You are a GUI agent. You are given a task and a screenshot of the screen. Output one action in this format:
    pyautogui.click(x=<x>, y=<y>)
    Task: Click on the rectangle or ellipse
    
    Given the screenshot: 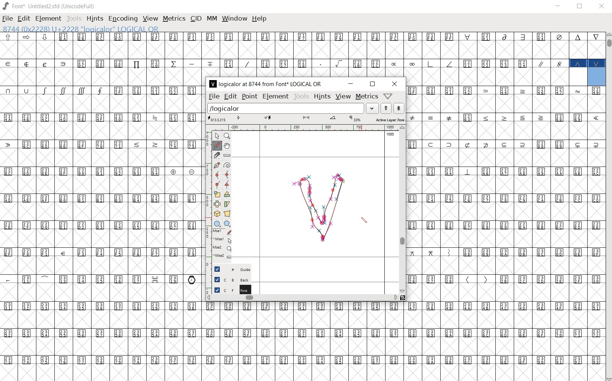 What is the action you would take?
    pyautogui.click(x=218, y=224)
    